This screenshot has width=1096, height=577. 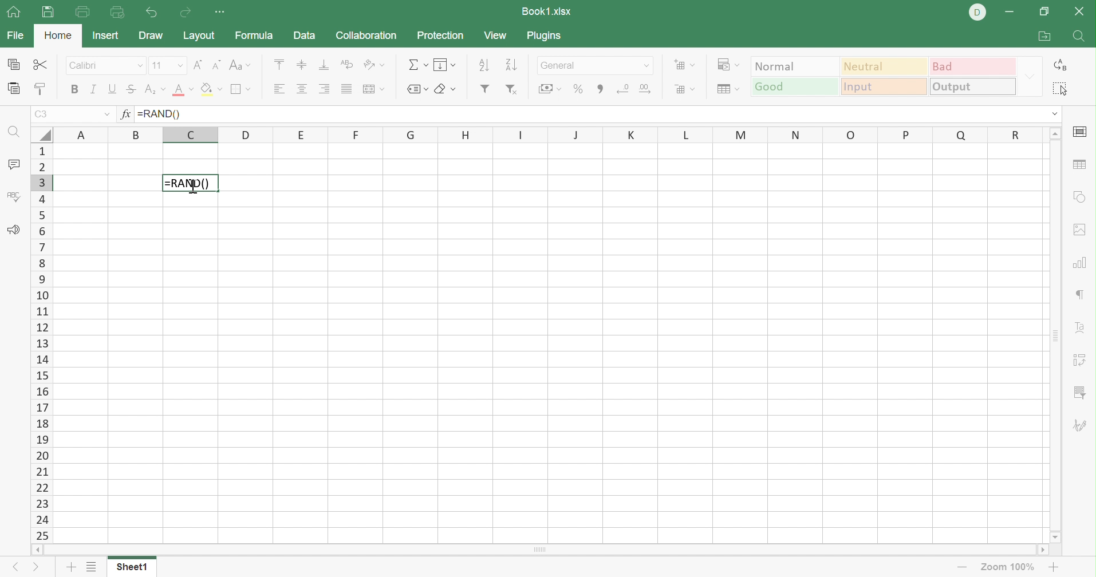 What do you see at coordinates (486, 90) in the screenshot?
I see `Filter` at bounding box center [486, 90].